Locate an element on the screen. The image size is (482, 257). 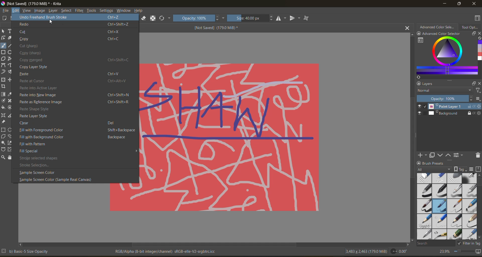
Freehand selection tool is located at coordinates (12, 136).